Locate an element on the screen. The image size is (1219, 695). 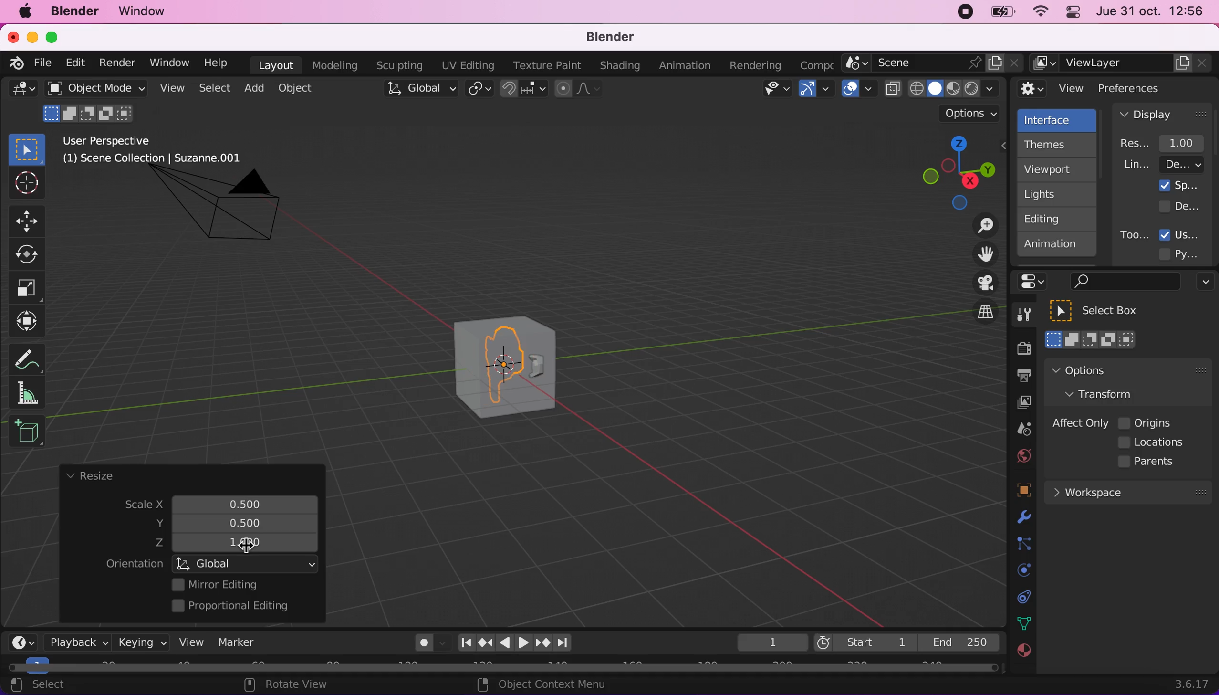
play is located at coordinates (515, 643).